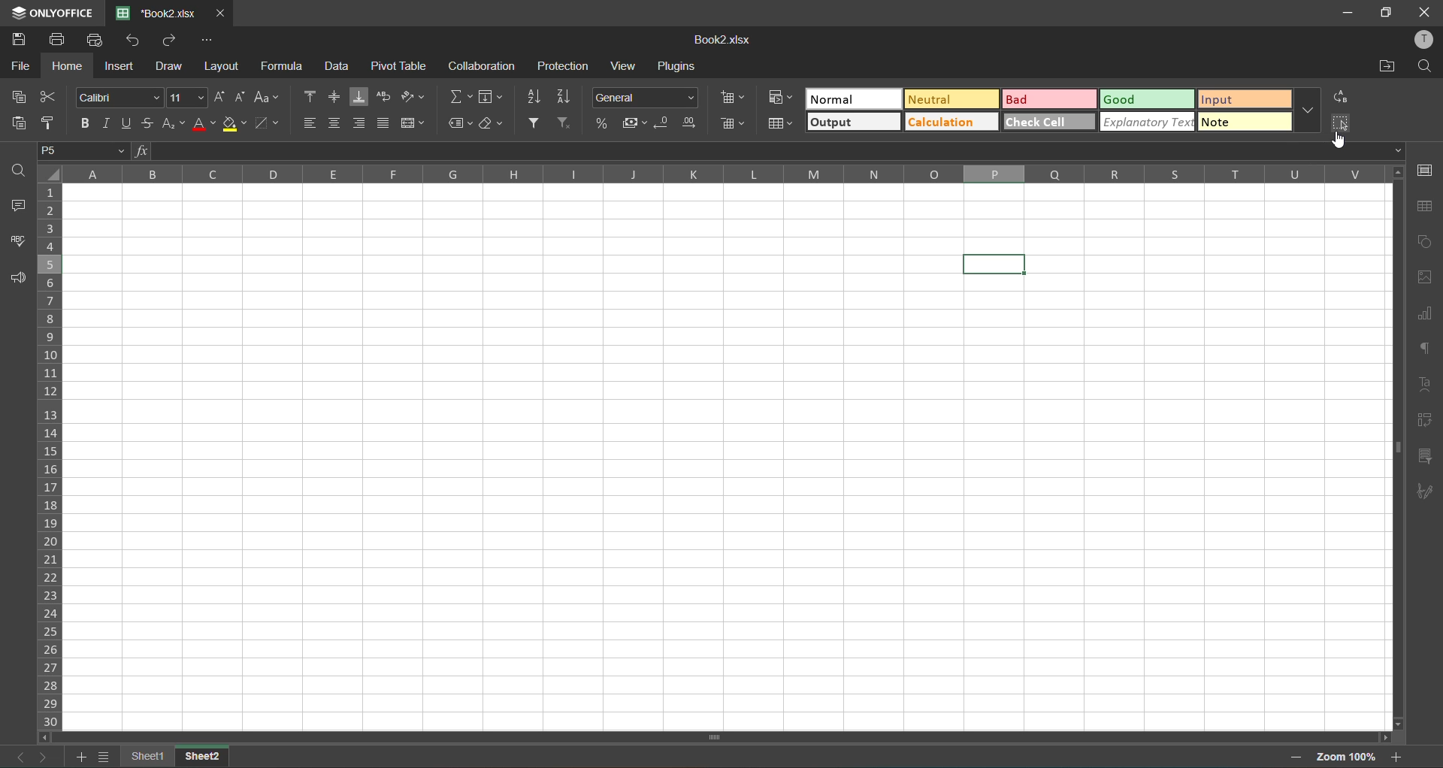  Describe the element at coordinates (1426, 349) in the screenshot. I see `paragraph` at that location.